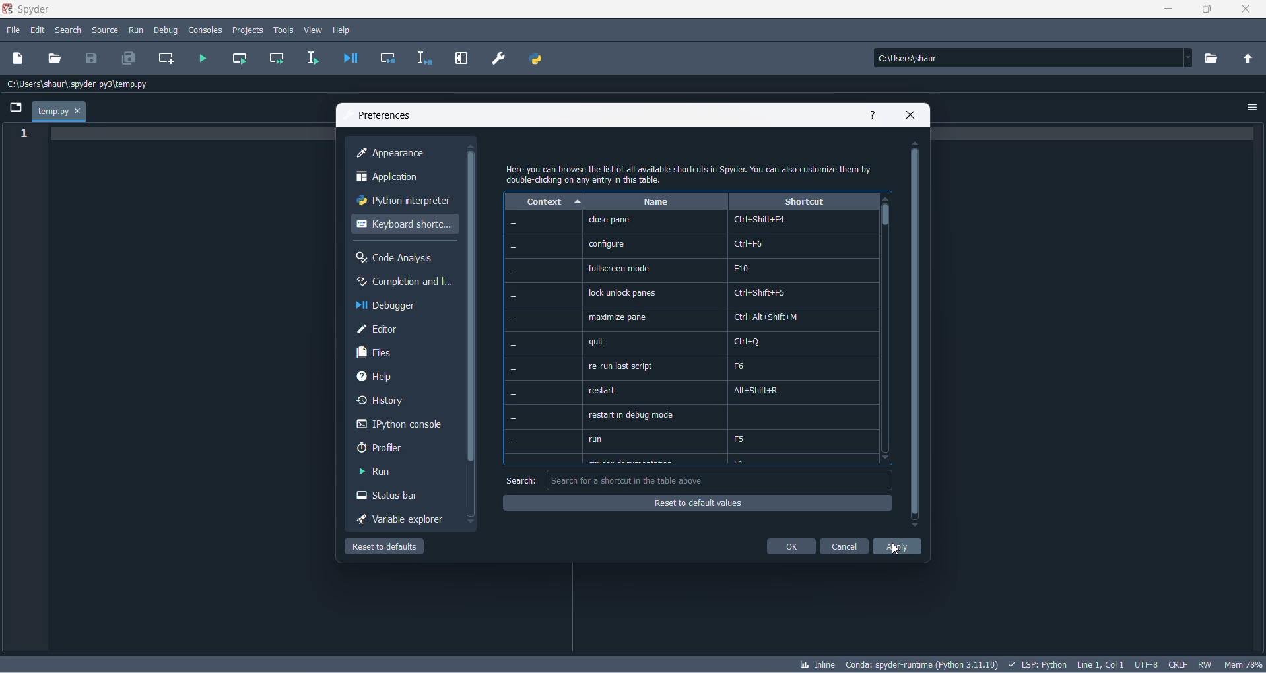  Describe the element at coordinates (692, 173) in the screenshot. I see `text` at that location.